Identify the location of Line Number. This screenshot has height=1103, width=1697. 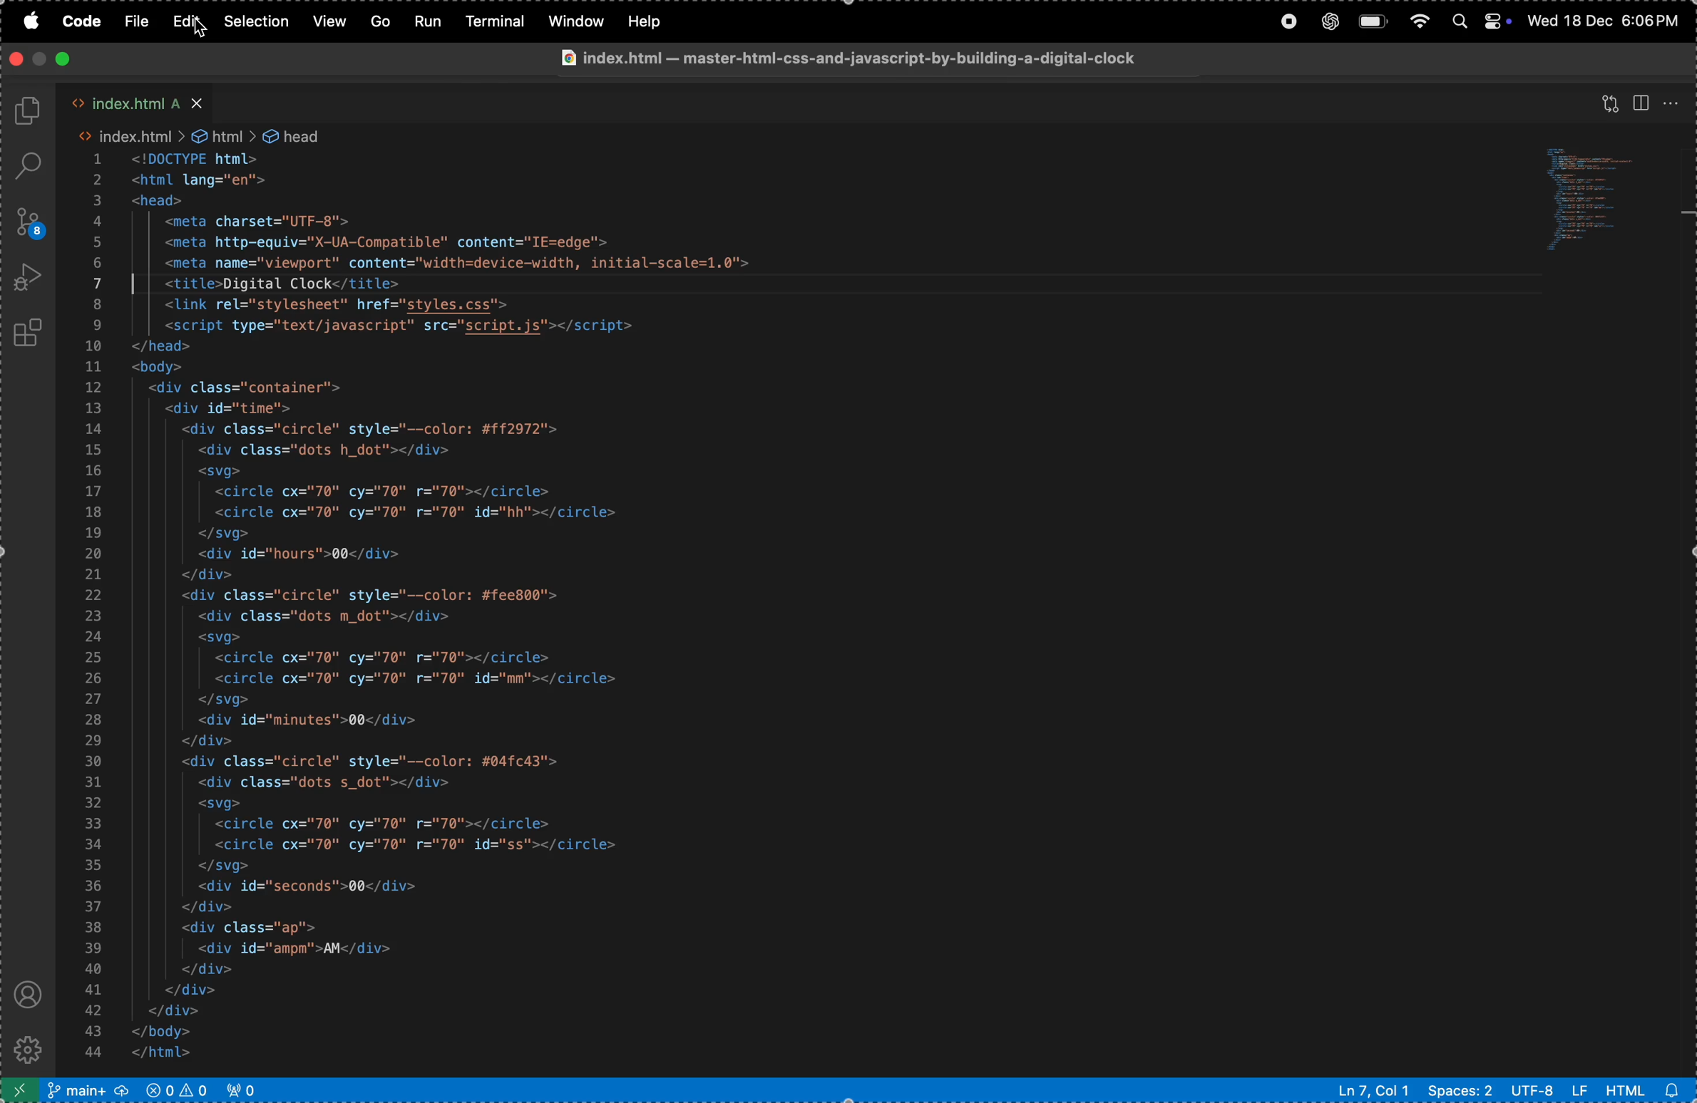
(93, 610).